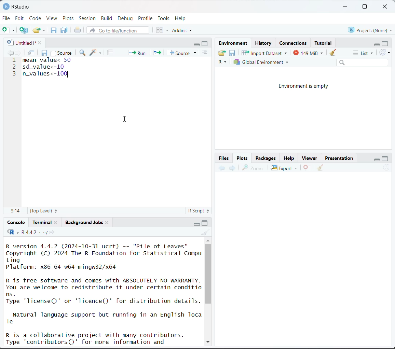 Image resolution: width=395 pixels, height=349 pixels. I want to click on Code, so click(36, 18).